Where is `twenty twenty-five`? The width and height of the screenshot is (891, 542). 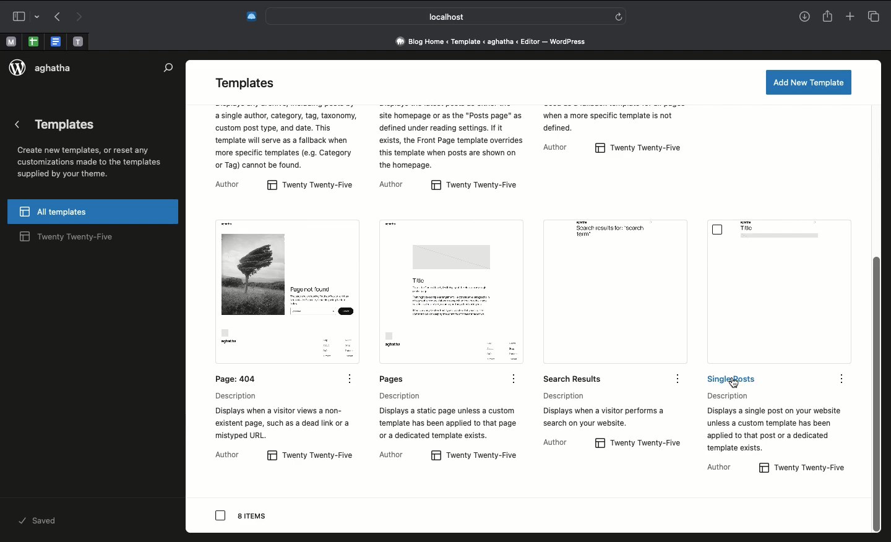 twenty twenty-five is located at coordinates (309, 186).